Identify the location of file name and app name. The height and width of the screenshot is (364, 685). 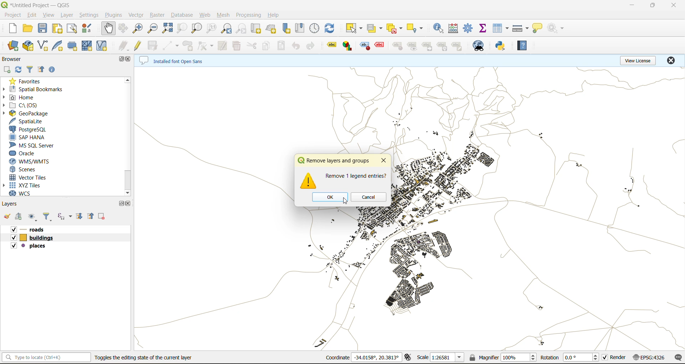
(36, 5).